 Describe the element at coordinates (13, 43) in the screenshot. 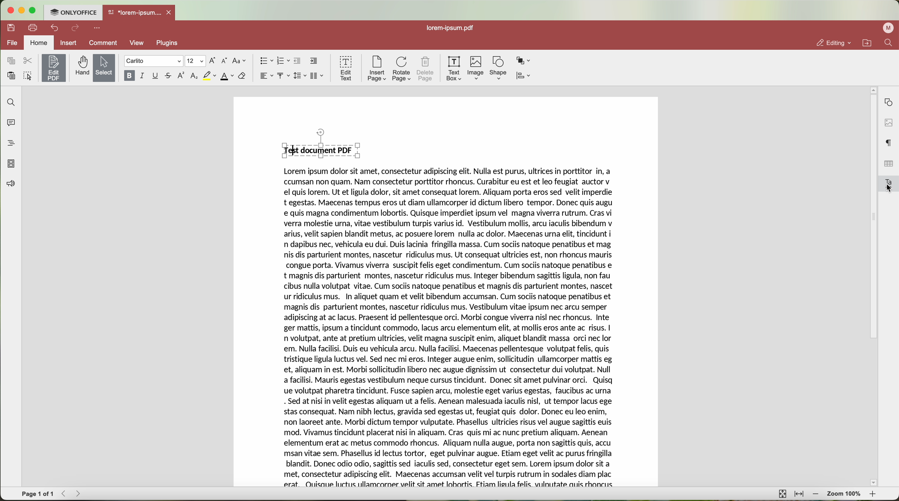

I see `file` at that location.